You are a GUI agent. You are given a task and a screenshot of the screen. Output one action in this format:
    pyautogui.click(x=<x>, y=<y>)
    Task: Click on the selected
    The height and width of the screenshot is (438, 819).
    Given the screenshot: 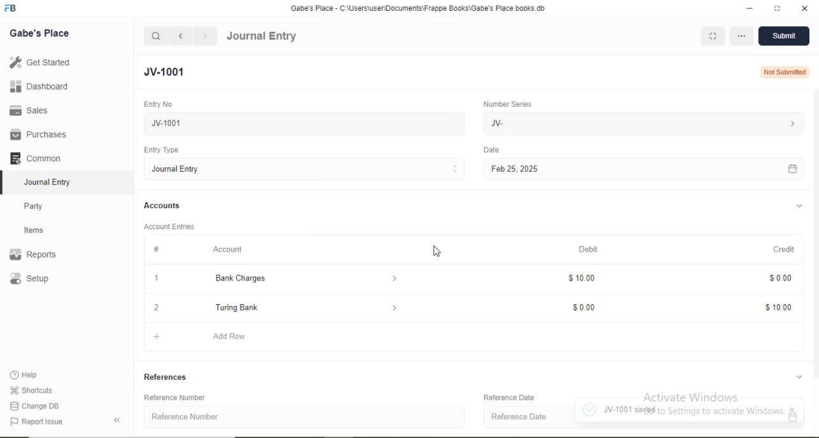 What is the action you would take?
    pyautogui.click(x=5, y=182)
    